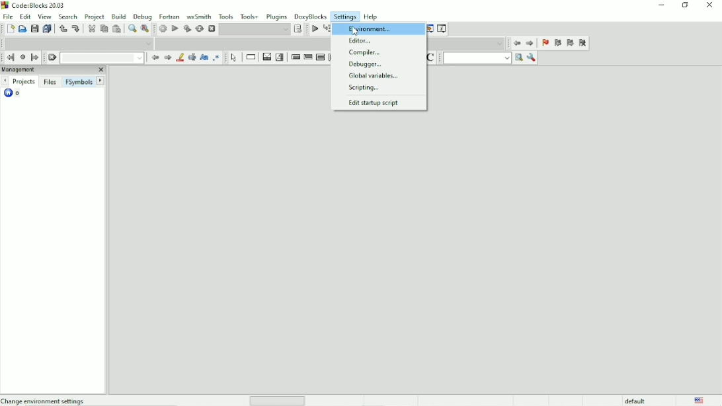 The width and height of the screenshot is (722, 406). What do you see at coordinates (477, 58) in the screenshot?
I see `run search` at bounding box center [477, 58].